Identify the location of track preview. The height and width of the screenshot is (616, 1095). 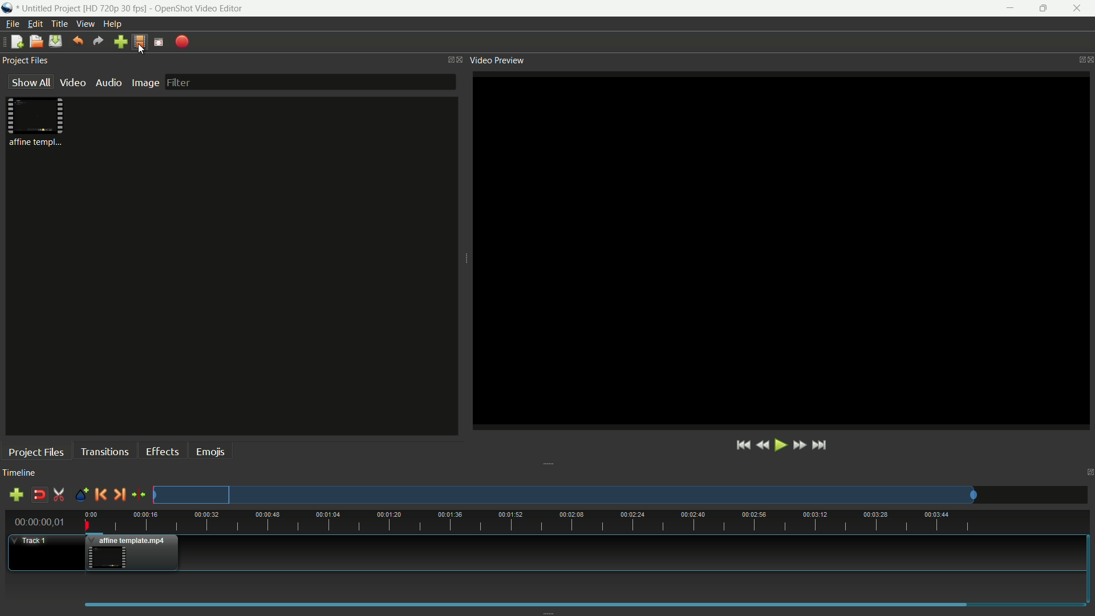
(566, 495).